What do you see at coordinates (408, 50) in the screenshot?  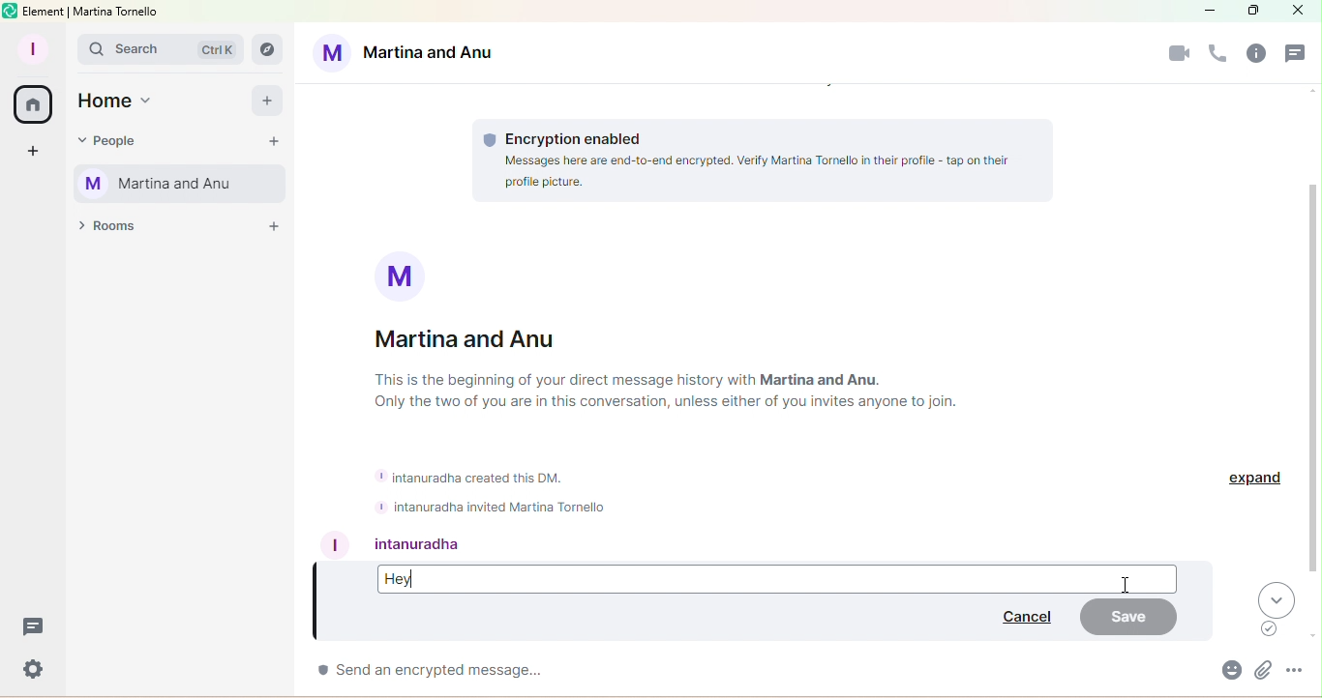 I see `Martina and Anu` at bounding box center [408, 50].